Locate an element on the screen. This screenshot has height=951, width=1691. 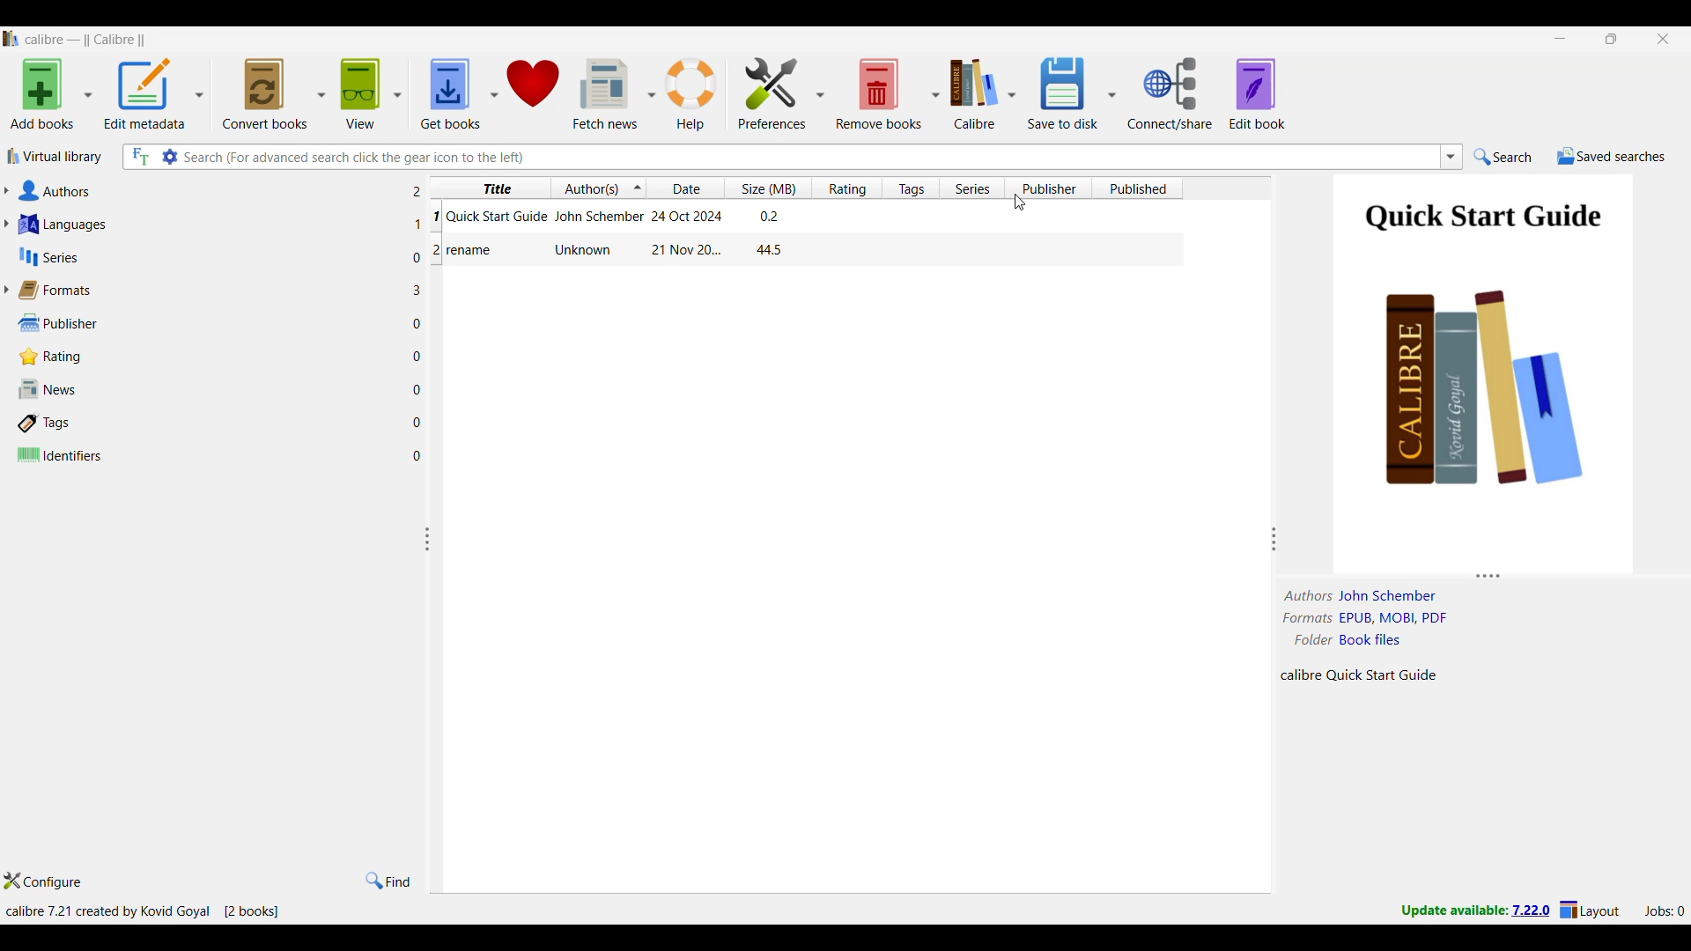
Title is located at coordinates (497, 215).